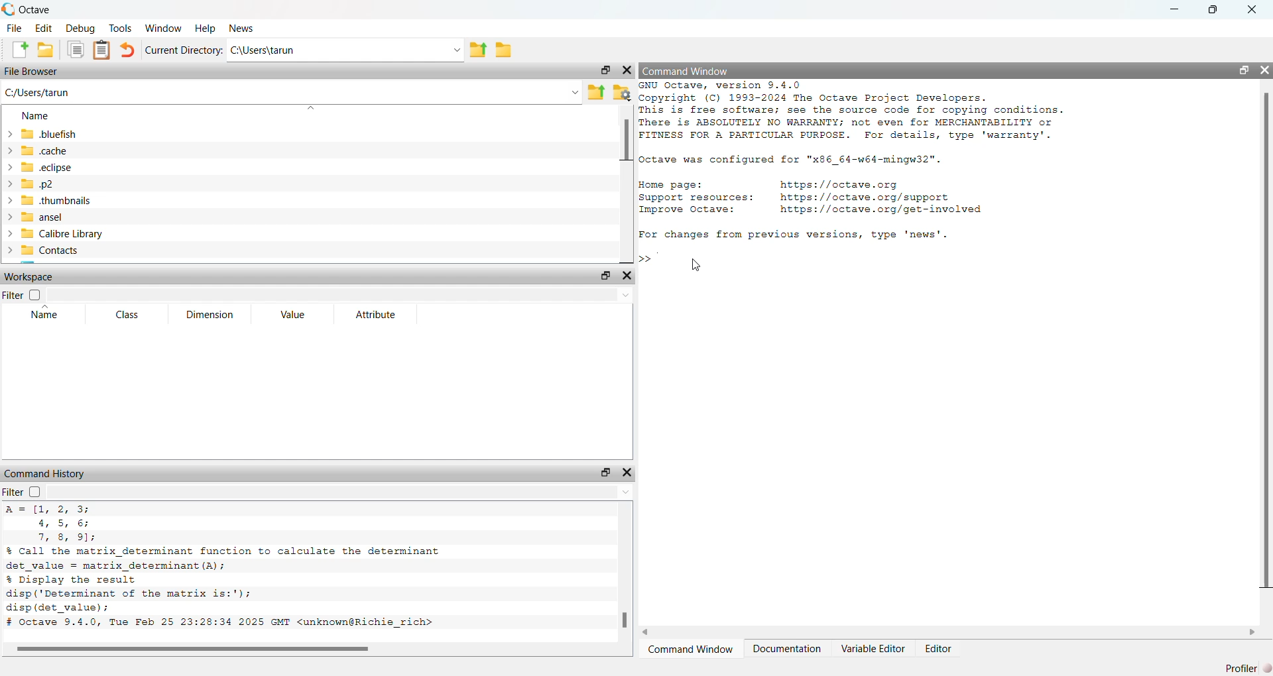 This screenshot has width=1273, height=676. Describe the element at coordinates (506, 50) in the screenshot. I see `browse directories` at that location.